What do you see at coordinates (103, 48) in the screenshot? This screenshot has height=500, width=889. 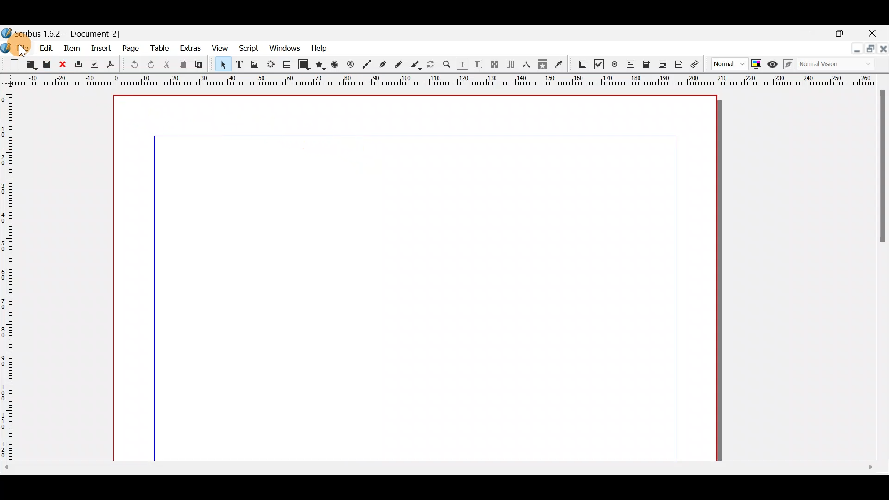 I see `Insert` at bounding box center [103, 48].